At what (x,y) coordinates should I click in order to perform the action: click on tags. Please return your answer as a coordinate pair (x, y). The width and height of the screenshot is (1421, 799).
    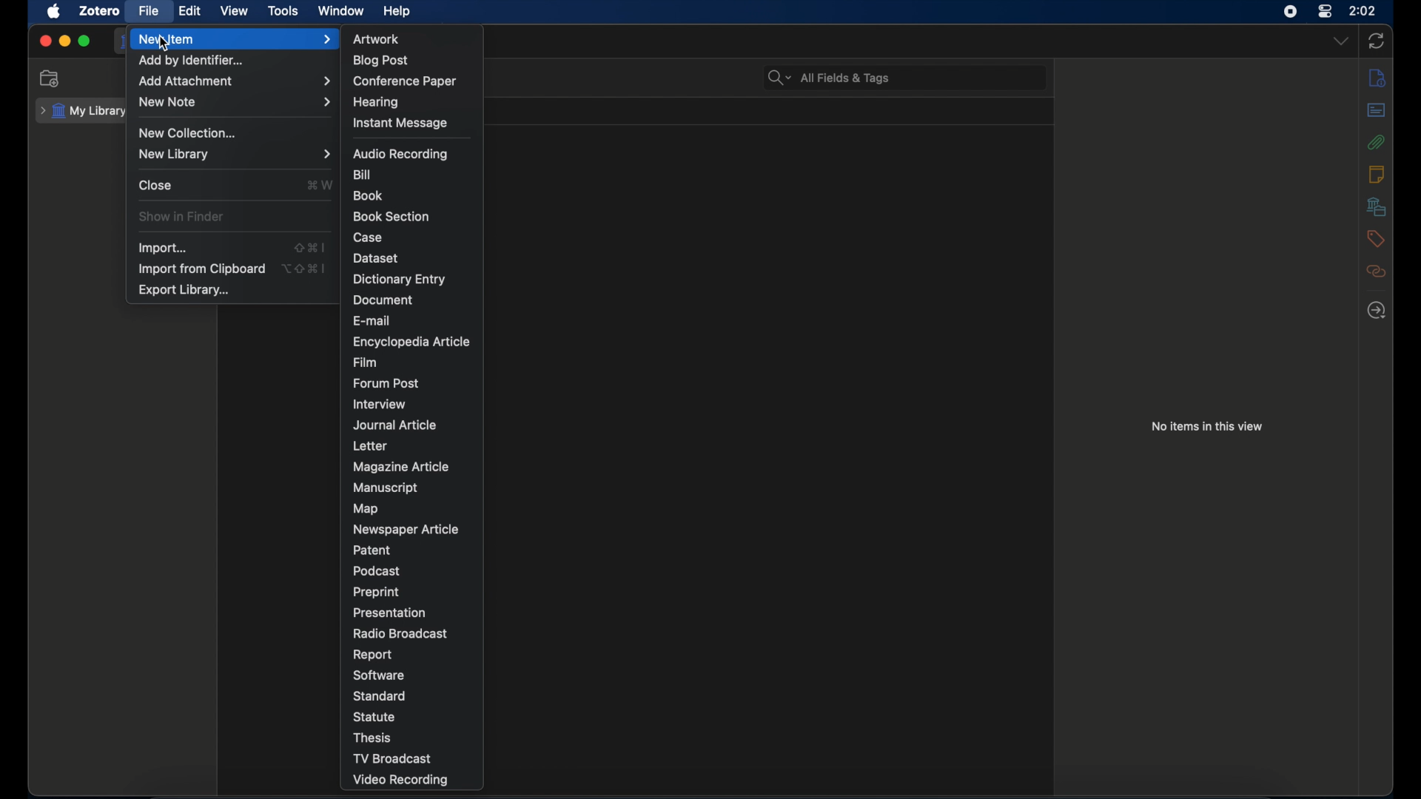
    Looking at the image, I should click on (1375, 239).